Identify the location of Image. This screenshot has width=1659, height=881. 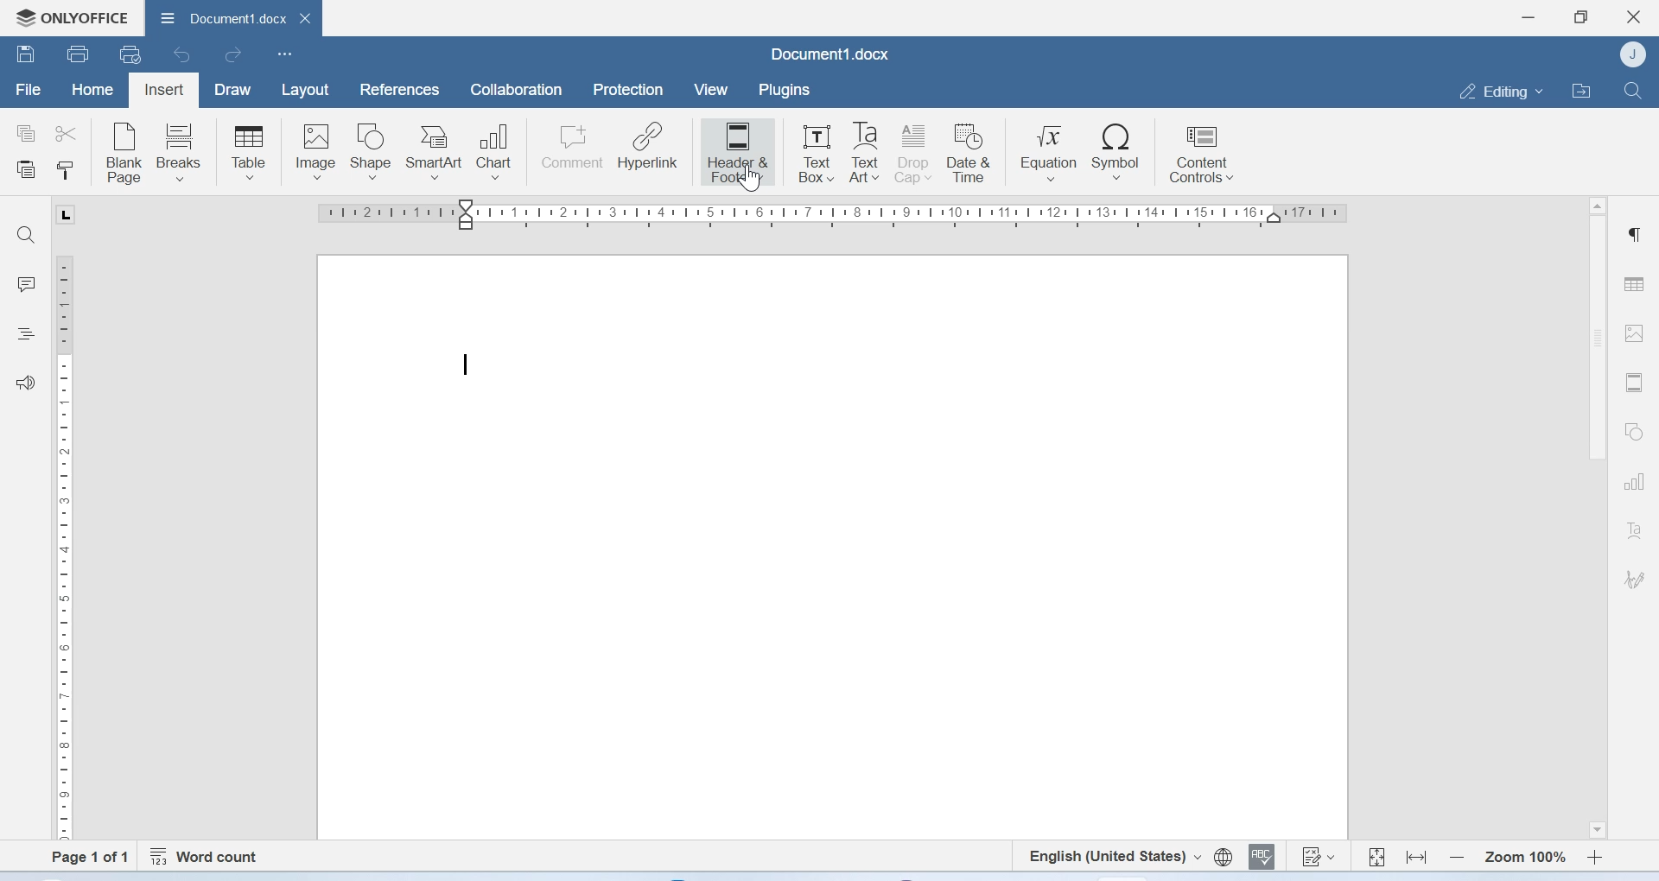
(1637, 336).